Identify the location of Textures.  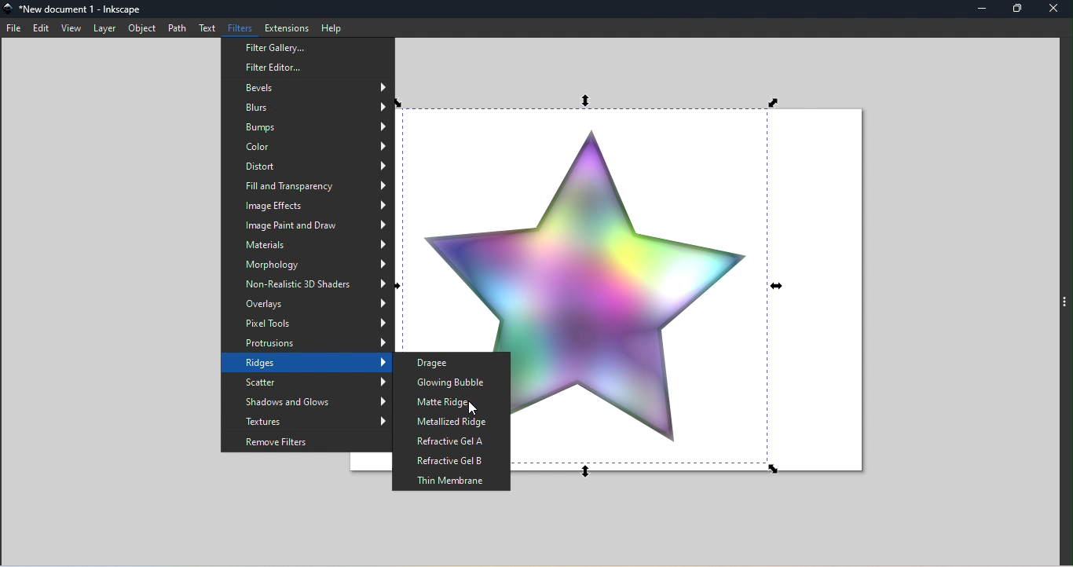
(308, 422).